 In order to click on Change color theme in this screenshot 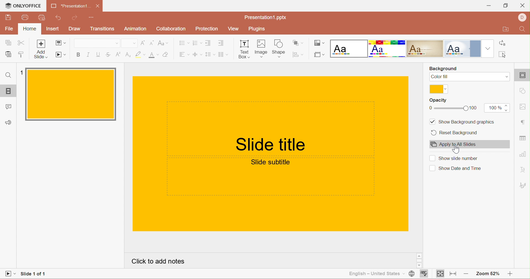, I will do `click(319, 43)`.